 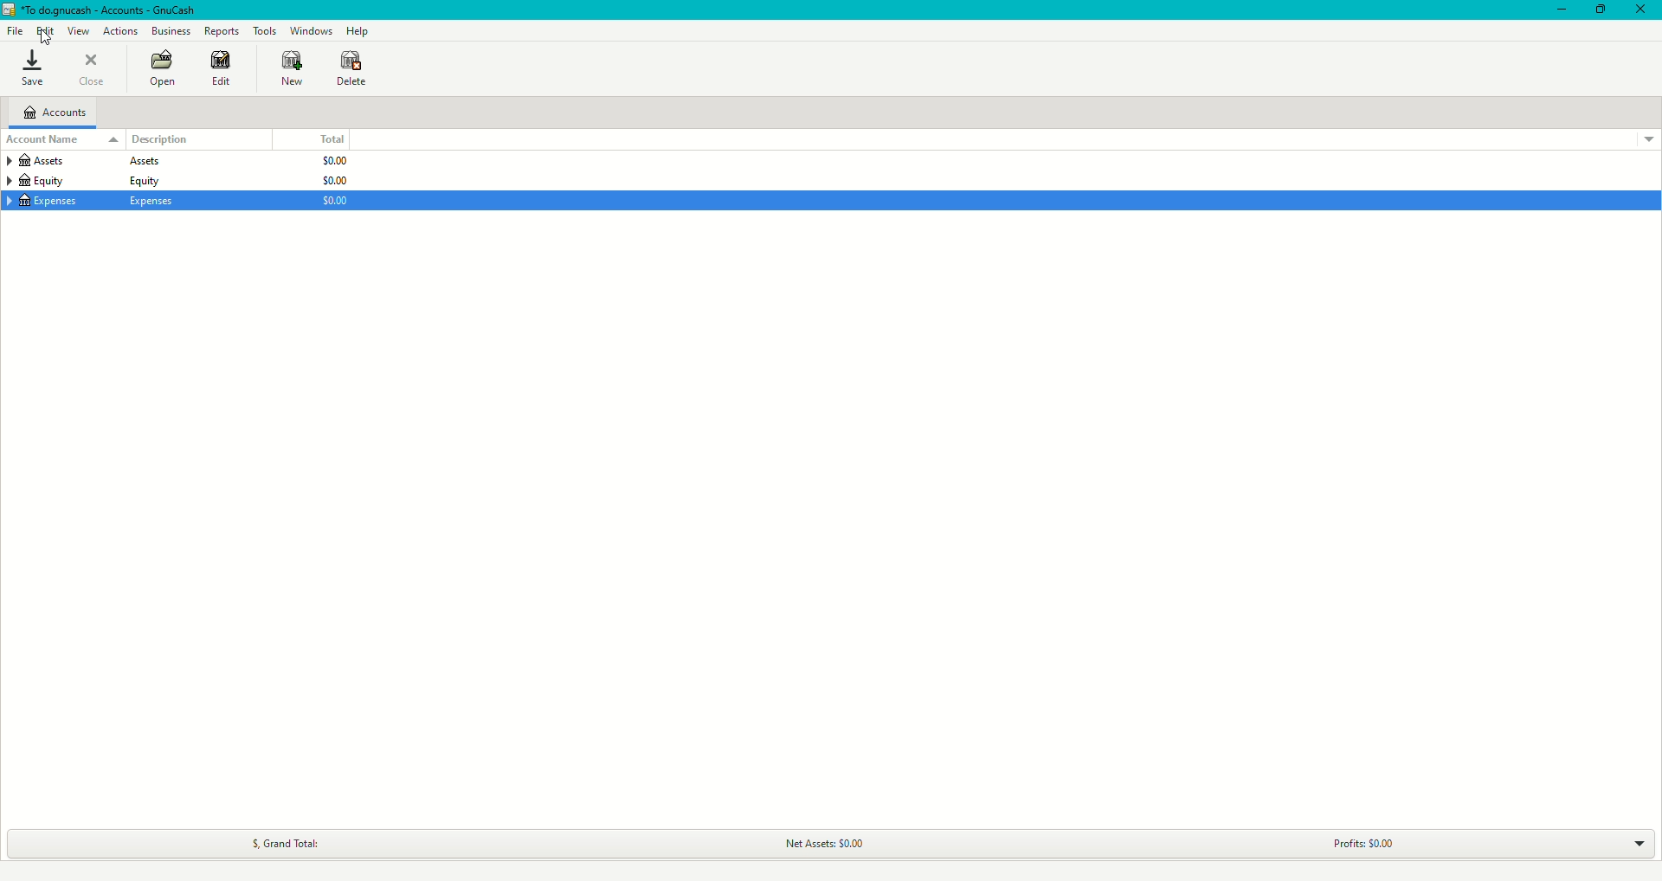 I want to click on Tools, so click(x=265, y=29).